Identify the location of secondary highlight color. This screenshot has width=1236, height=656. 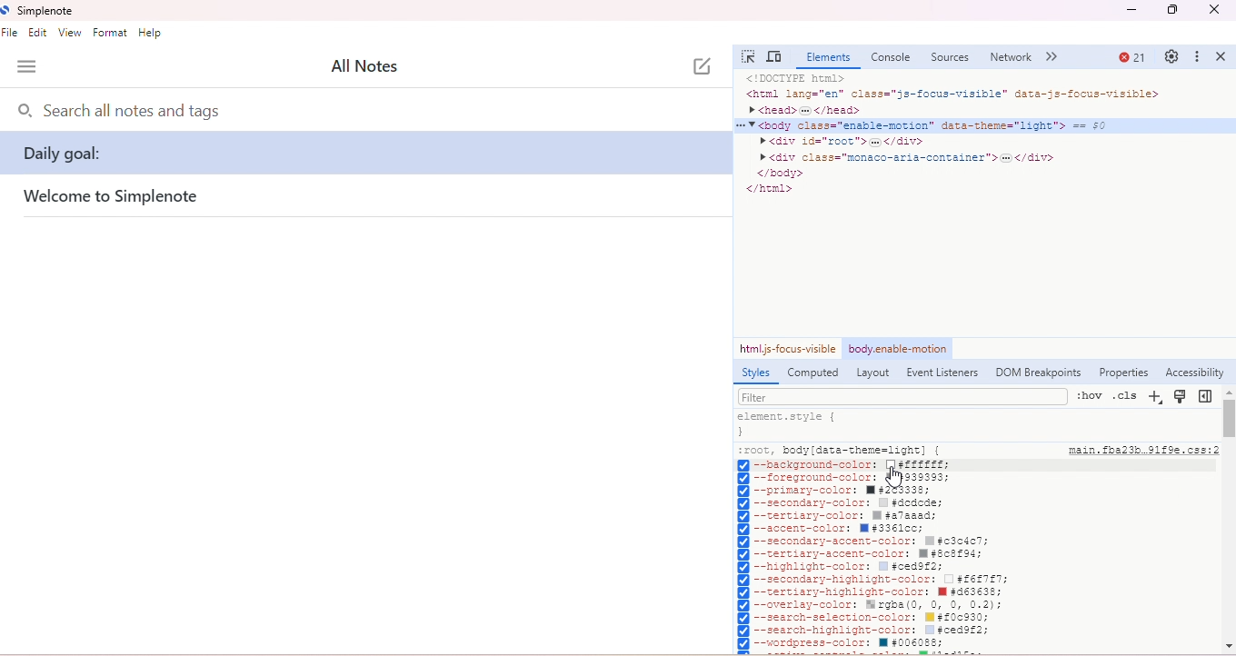
(871, 580).